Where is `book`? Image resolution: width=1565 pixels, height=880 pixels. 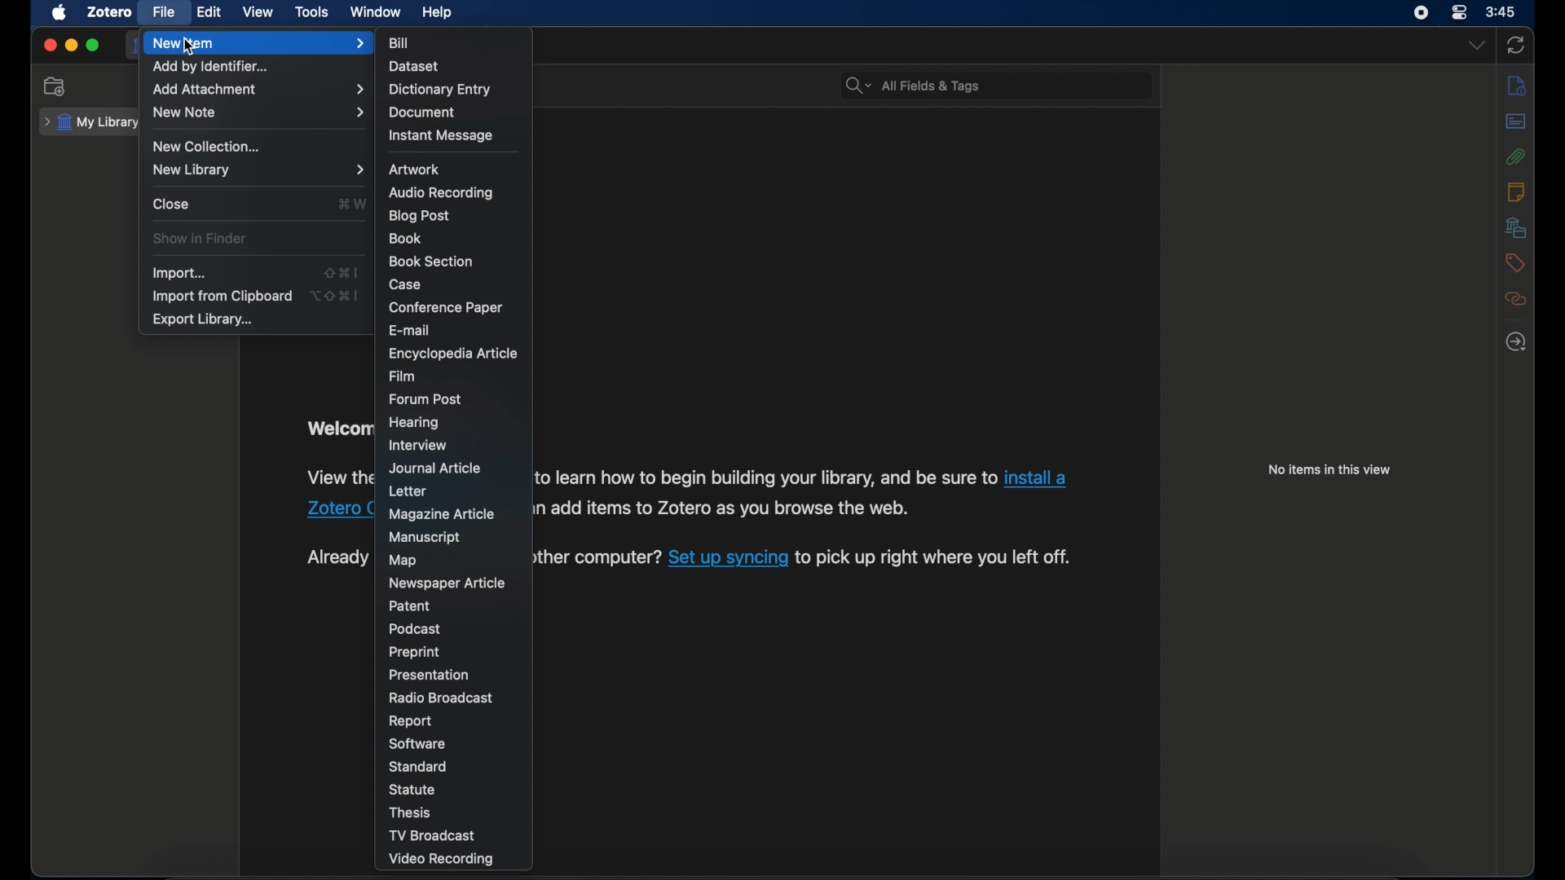
book is located at coordinates (404, 240).